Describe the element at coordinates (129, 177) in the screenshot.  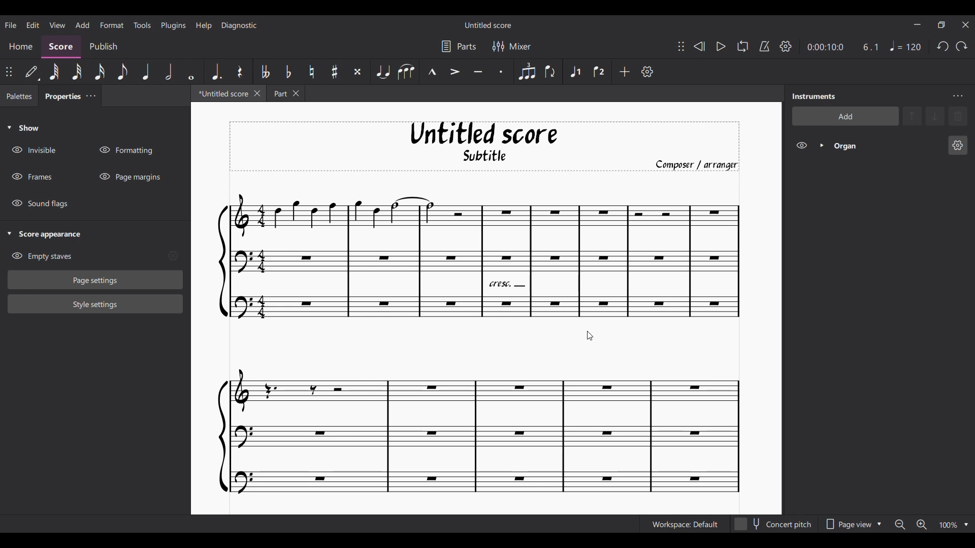
I see `Hide Page margins` at that location.